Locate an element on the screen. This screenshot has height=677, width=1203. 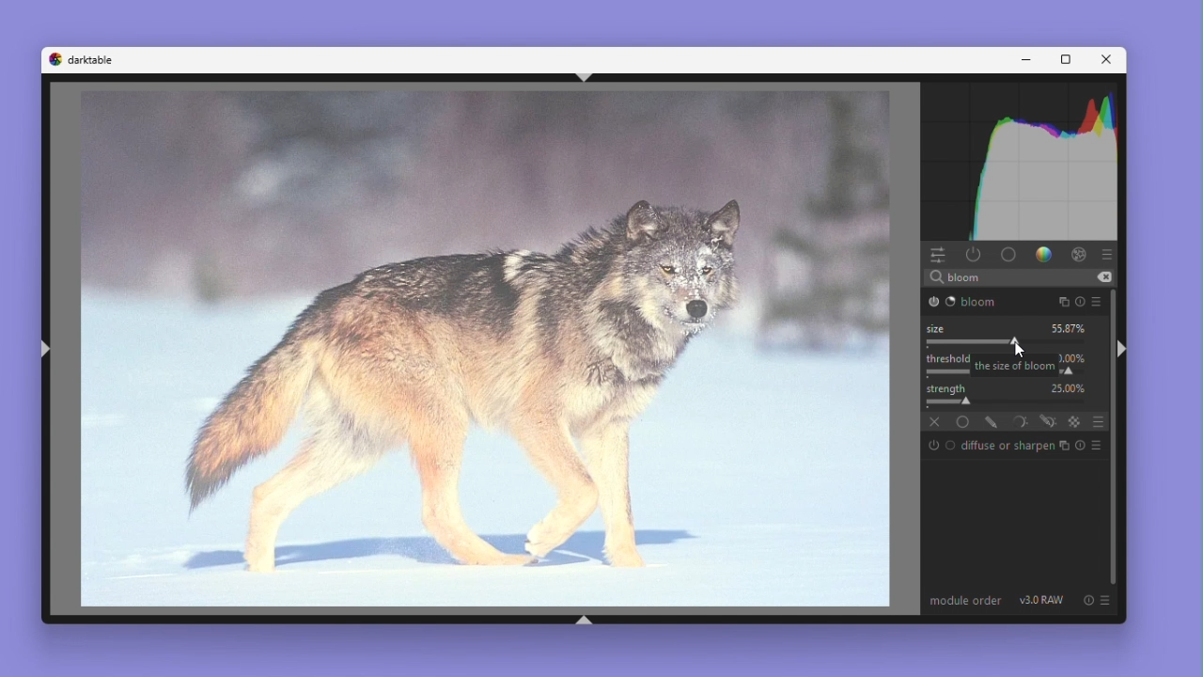
adjustment slider is located at coordinates (1010, 343).